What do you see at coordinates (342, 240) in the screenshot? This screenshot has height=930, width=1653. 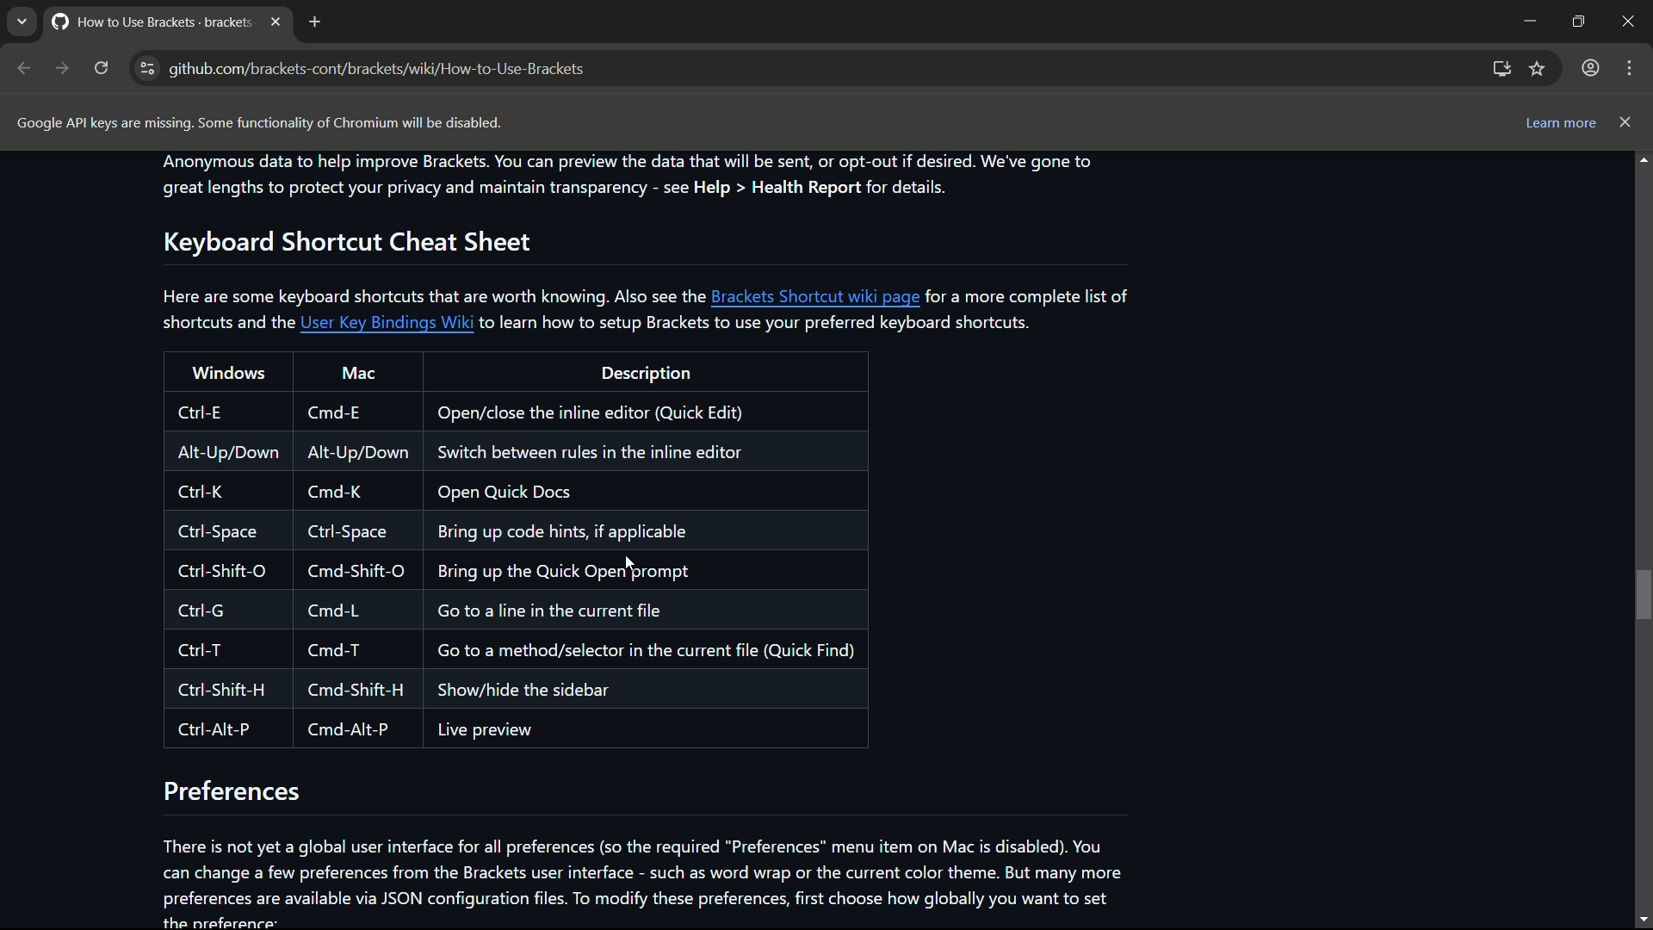 I see `keyboard shortcut cheat sheet` at bounding box center [342, 240].